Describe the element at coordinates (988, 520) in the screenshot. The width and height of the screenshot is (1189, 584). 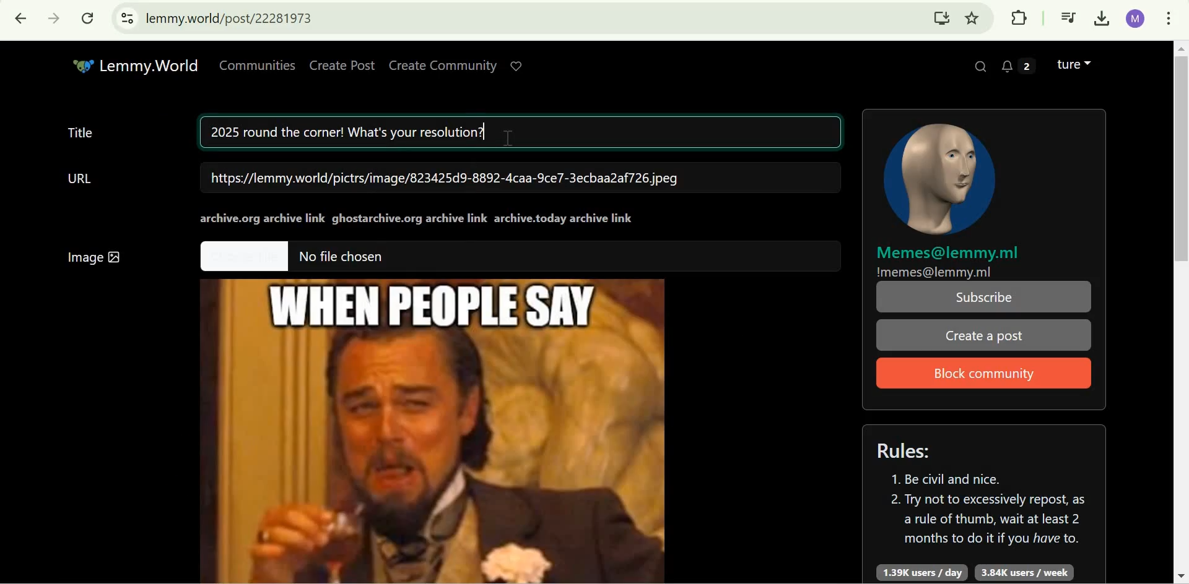
I see `2. Try not to excessively repost, as
a rule of thumb, wait at least 2
months to do it if you have to.` at that location.